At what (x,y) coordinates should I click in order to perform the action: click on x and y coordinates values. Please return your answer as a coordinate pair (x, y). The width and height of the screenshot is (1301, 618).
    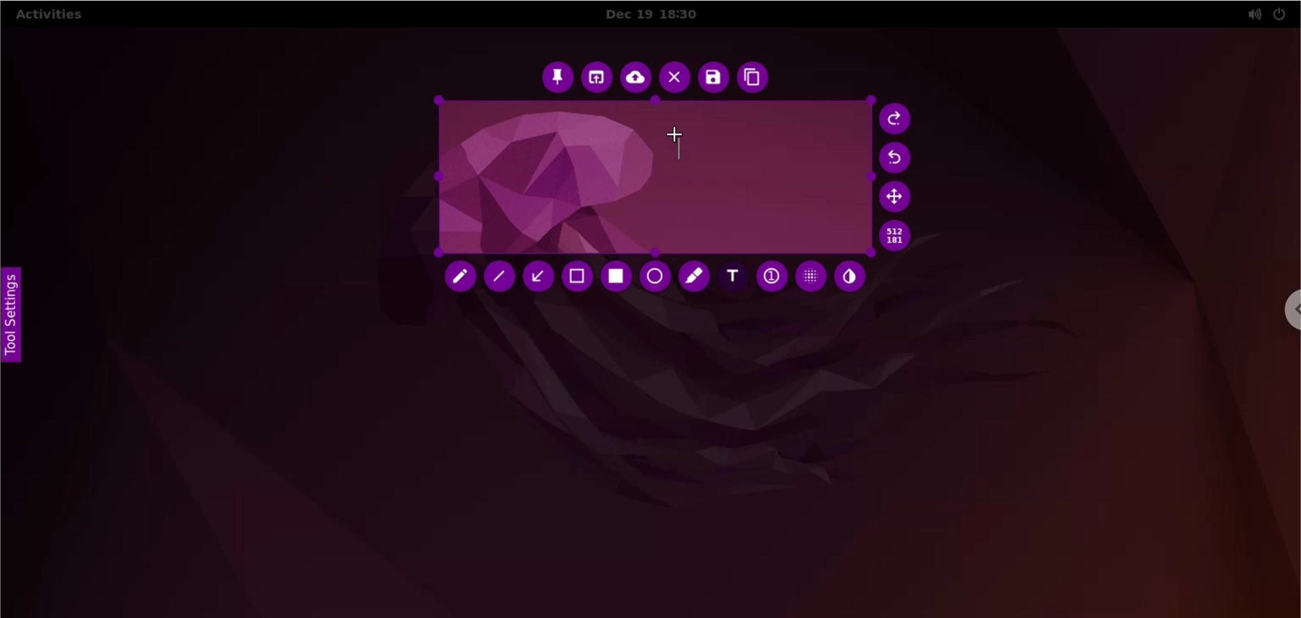
    Looking at the image, I should click on (901, 238).